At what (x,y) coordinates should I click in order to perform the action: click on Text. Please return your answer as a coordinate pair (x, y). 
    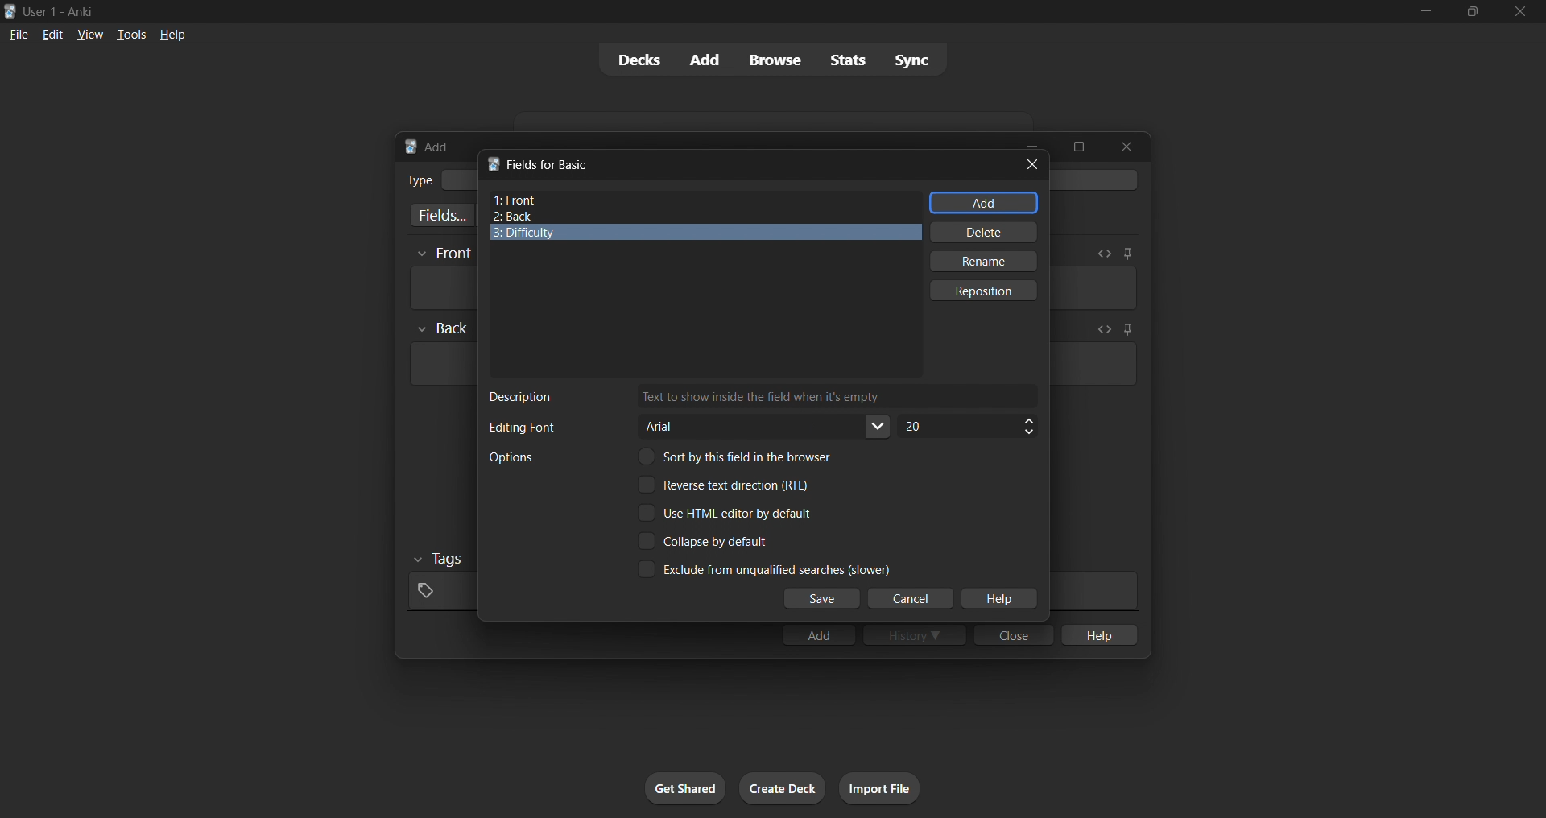
    Looking at the image, I should click on (522, 428).